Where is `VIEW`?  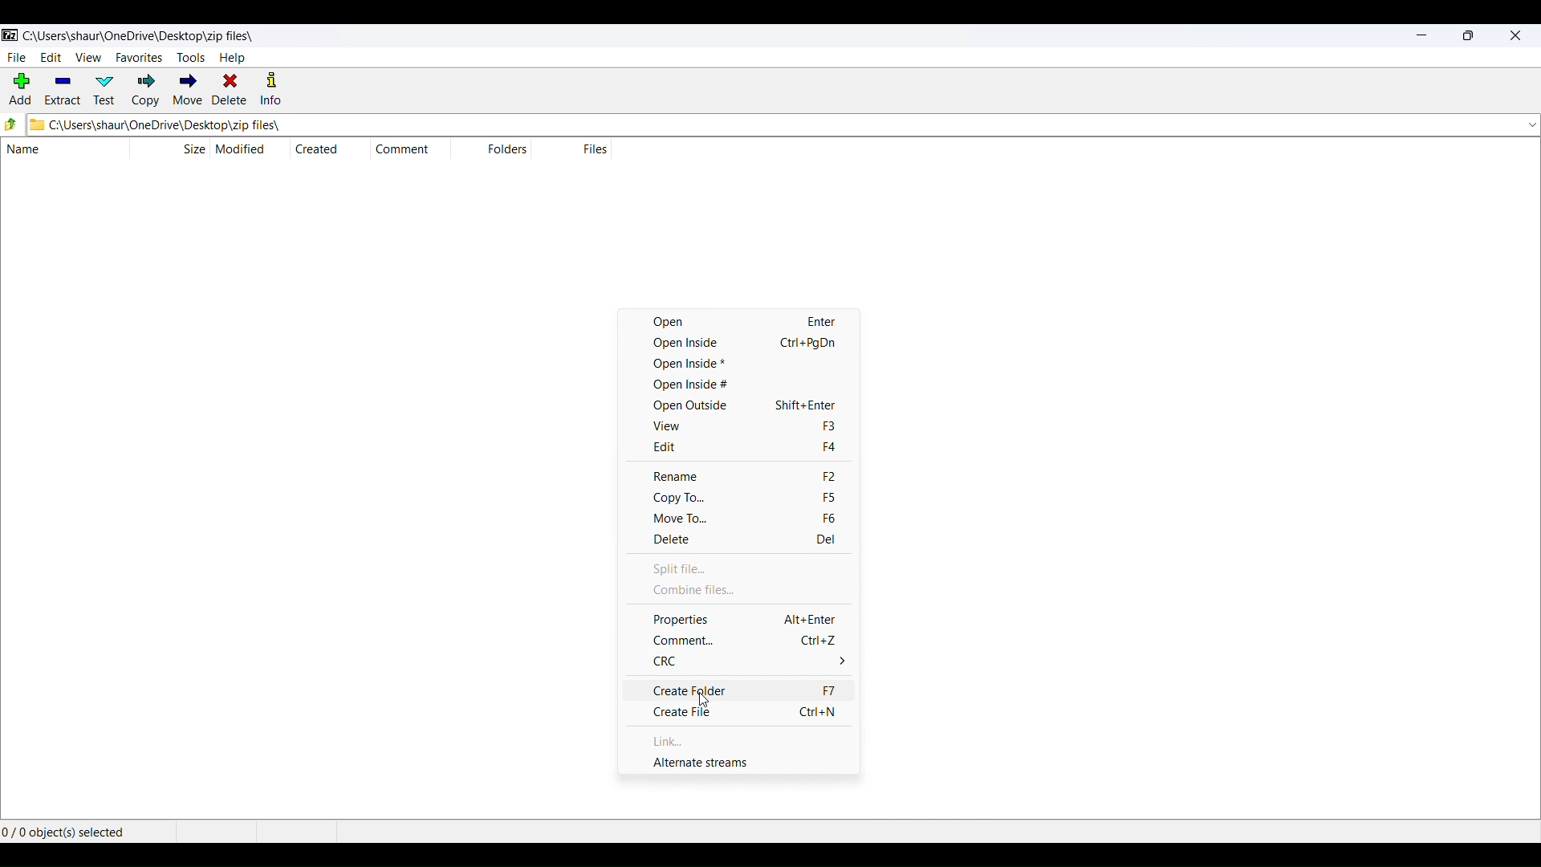 VIEW is located at coordinates (757, 427).